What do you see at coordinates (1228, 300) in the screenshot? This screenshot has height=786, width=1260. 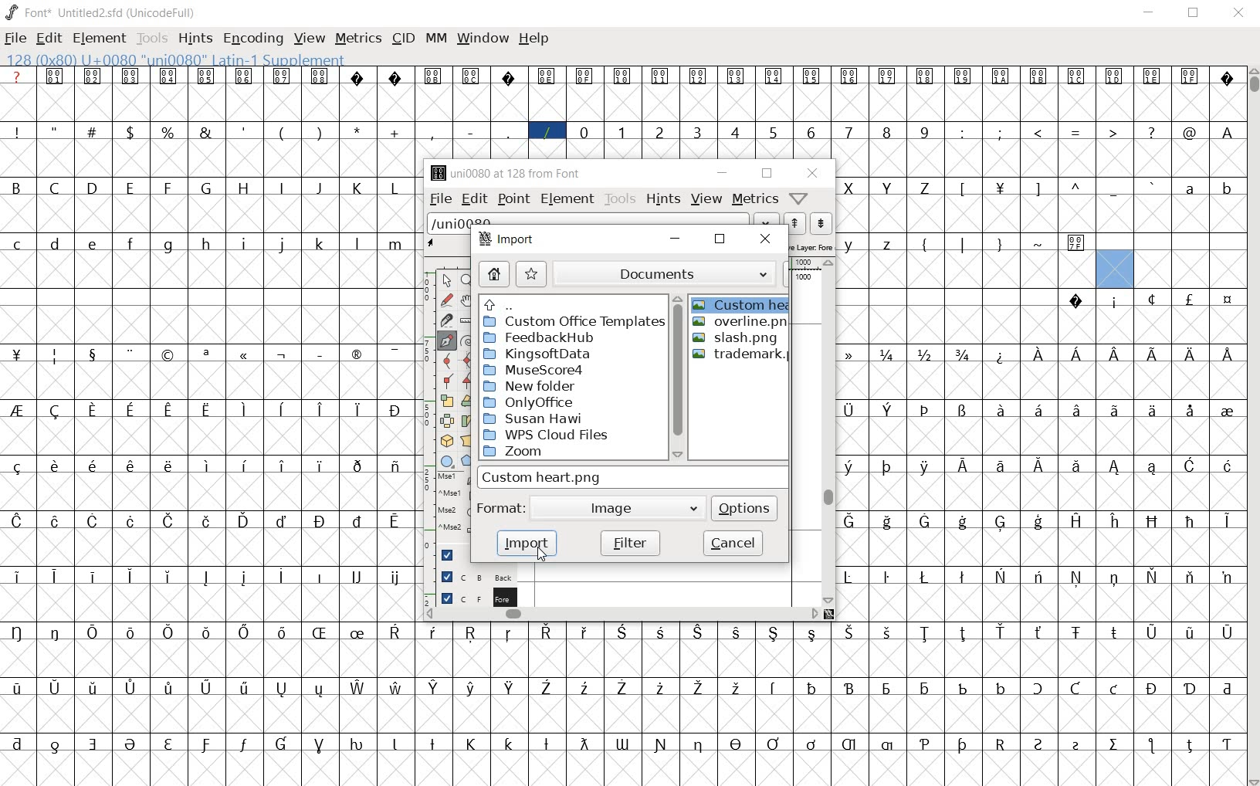 I see `glyph` at bounding box center [1228, 300].